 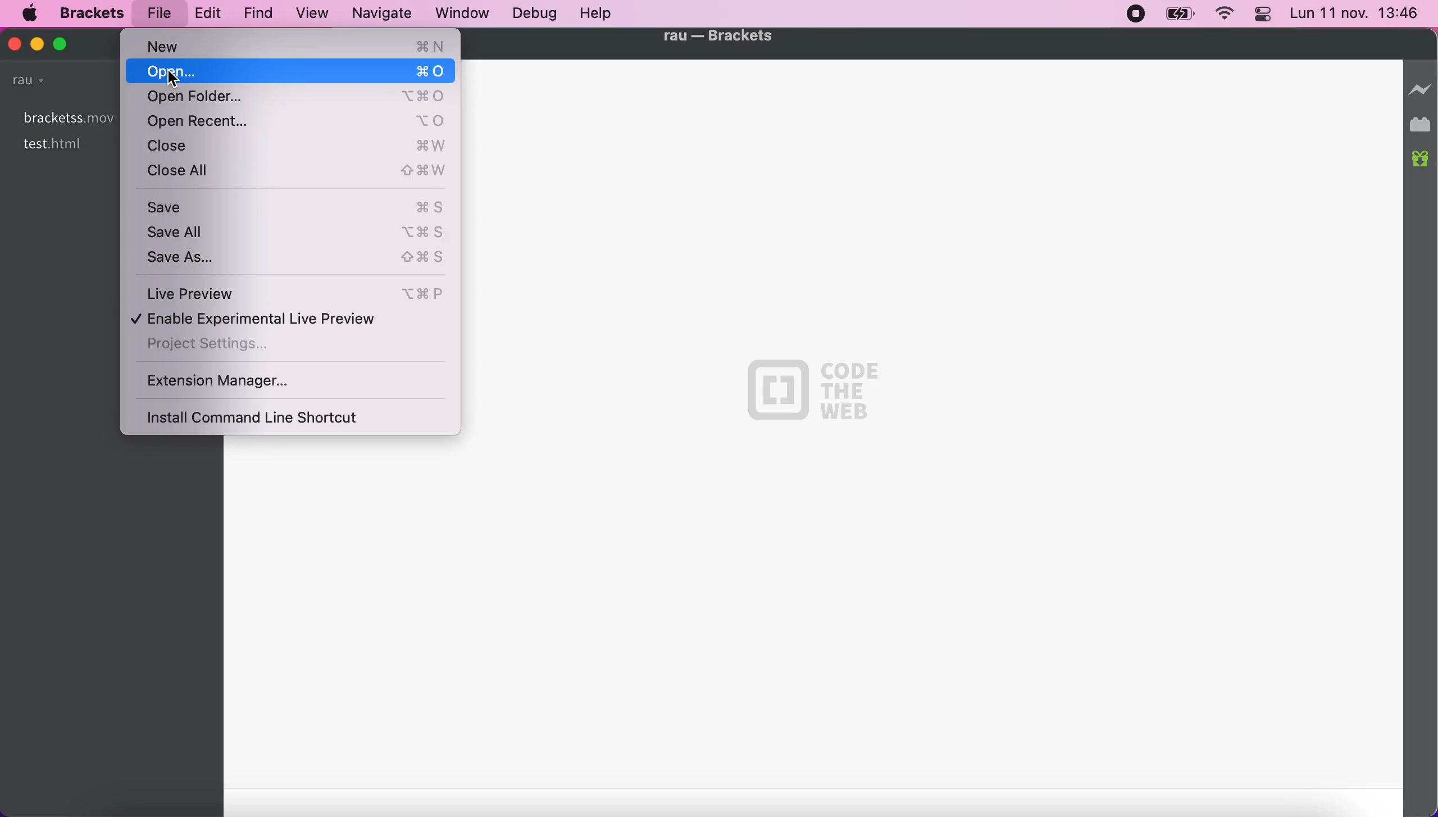 I want to click on file, so click(x=156, y=12).